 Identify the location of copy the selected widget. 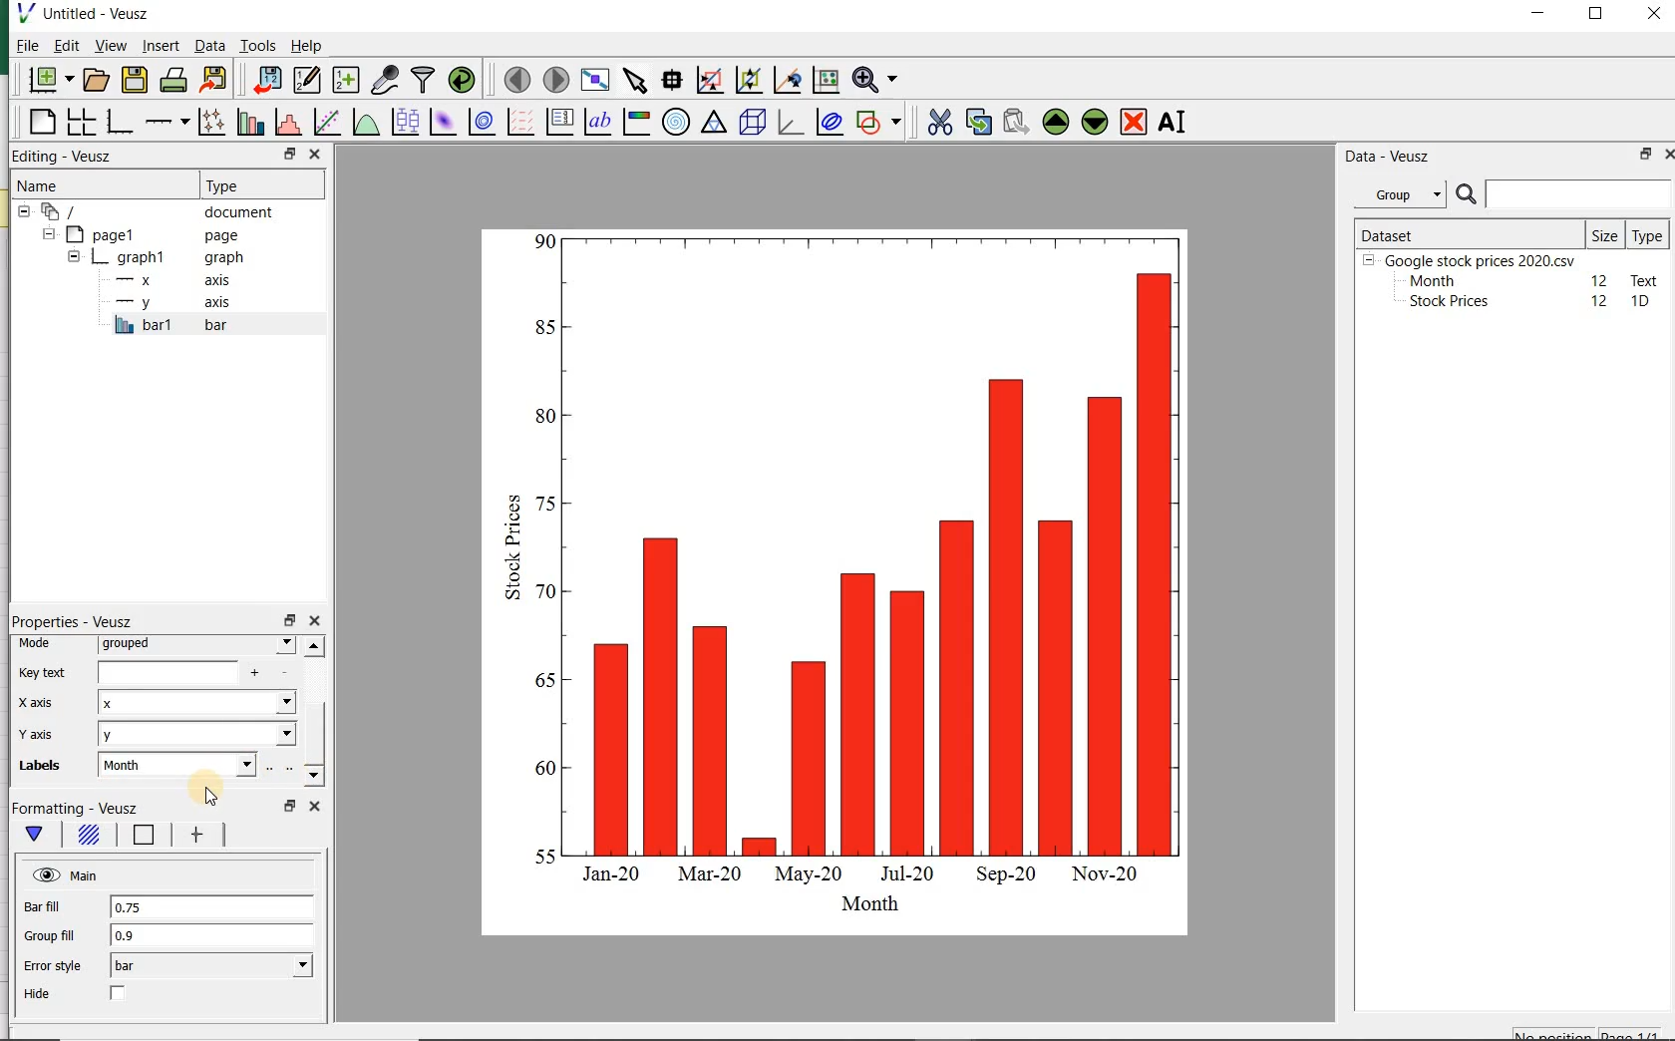
(977, 123).